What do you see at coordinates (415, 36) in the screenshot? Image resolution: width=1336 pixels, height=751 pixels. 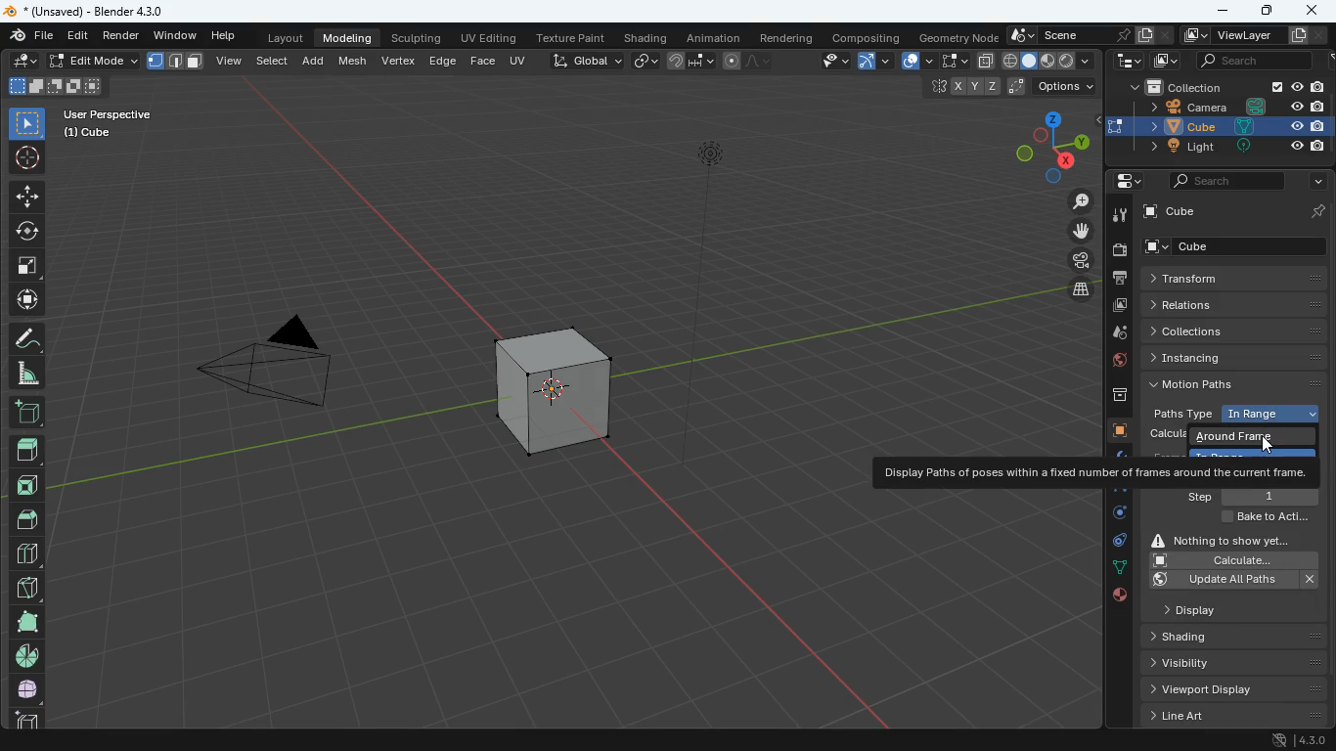 I see `sculpting` at bounding box center [415, 36].